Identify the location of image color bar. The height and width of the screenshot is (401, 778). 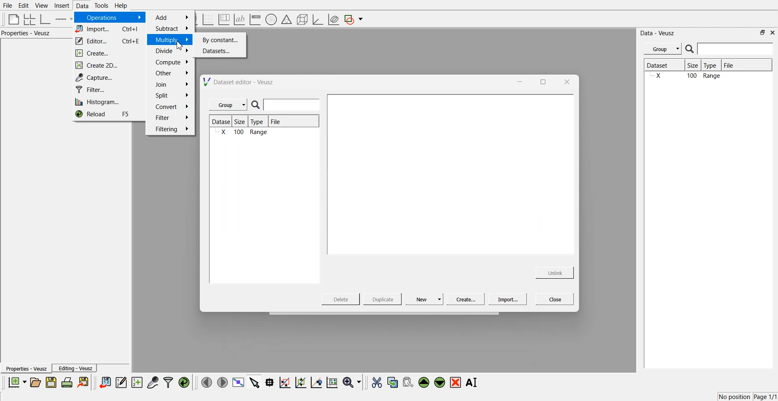
(255, 20).